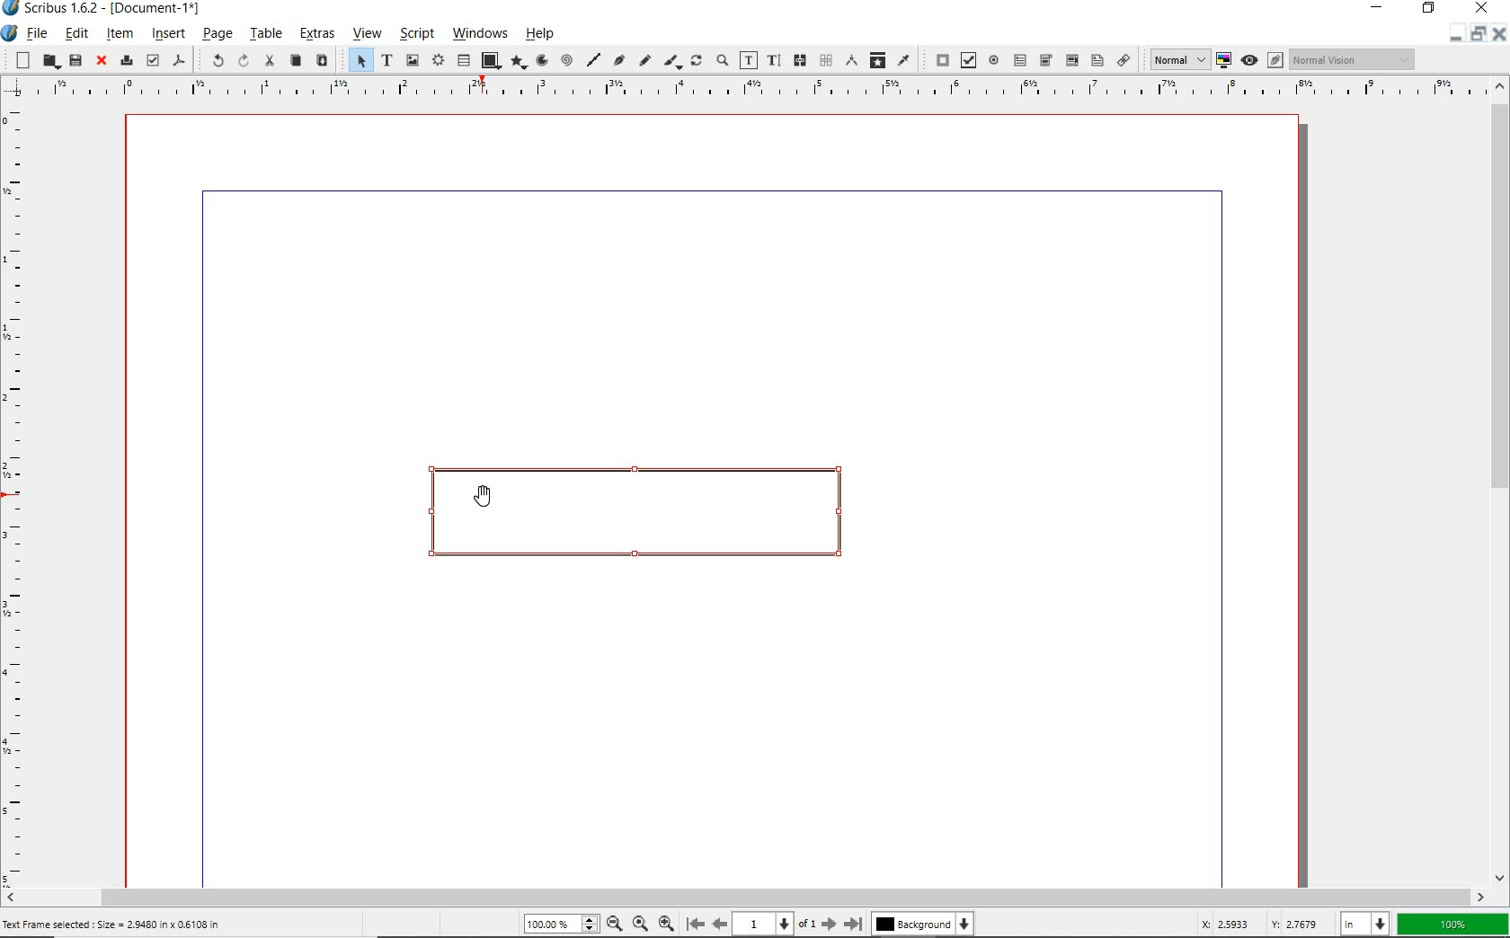 This screenshot has width=1510, height=938. What do you see at coordinates (717, 924) in the screenshot?
I see `Previous page` at bounding box center [717, 924].